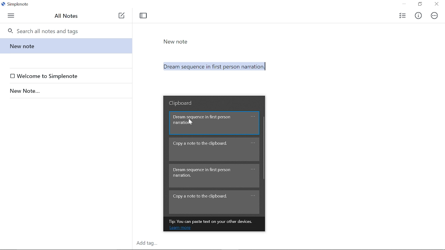 The image size is (445, 250). Describe the element at coordinates (180, 228) in the screenshot. I see `learn more` at that location.